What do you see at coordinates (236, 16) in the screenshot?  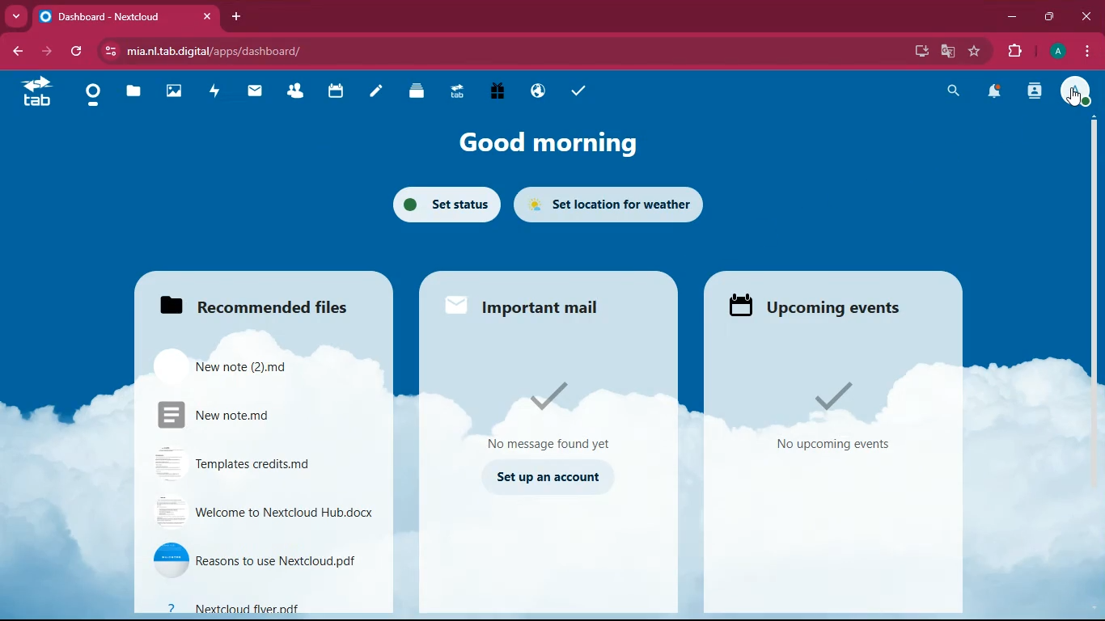 I see `add tab` at bounding box center [236, 16].